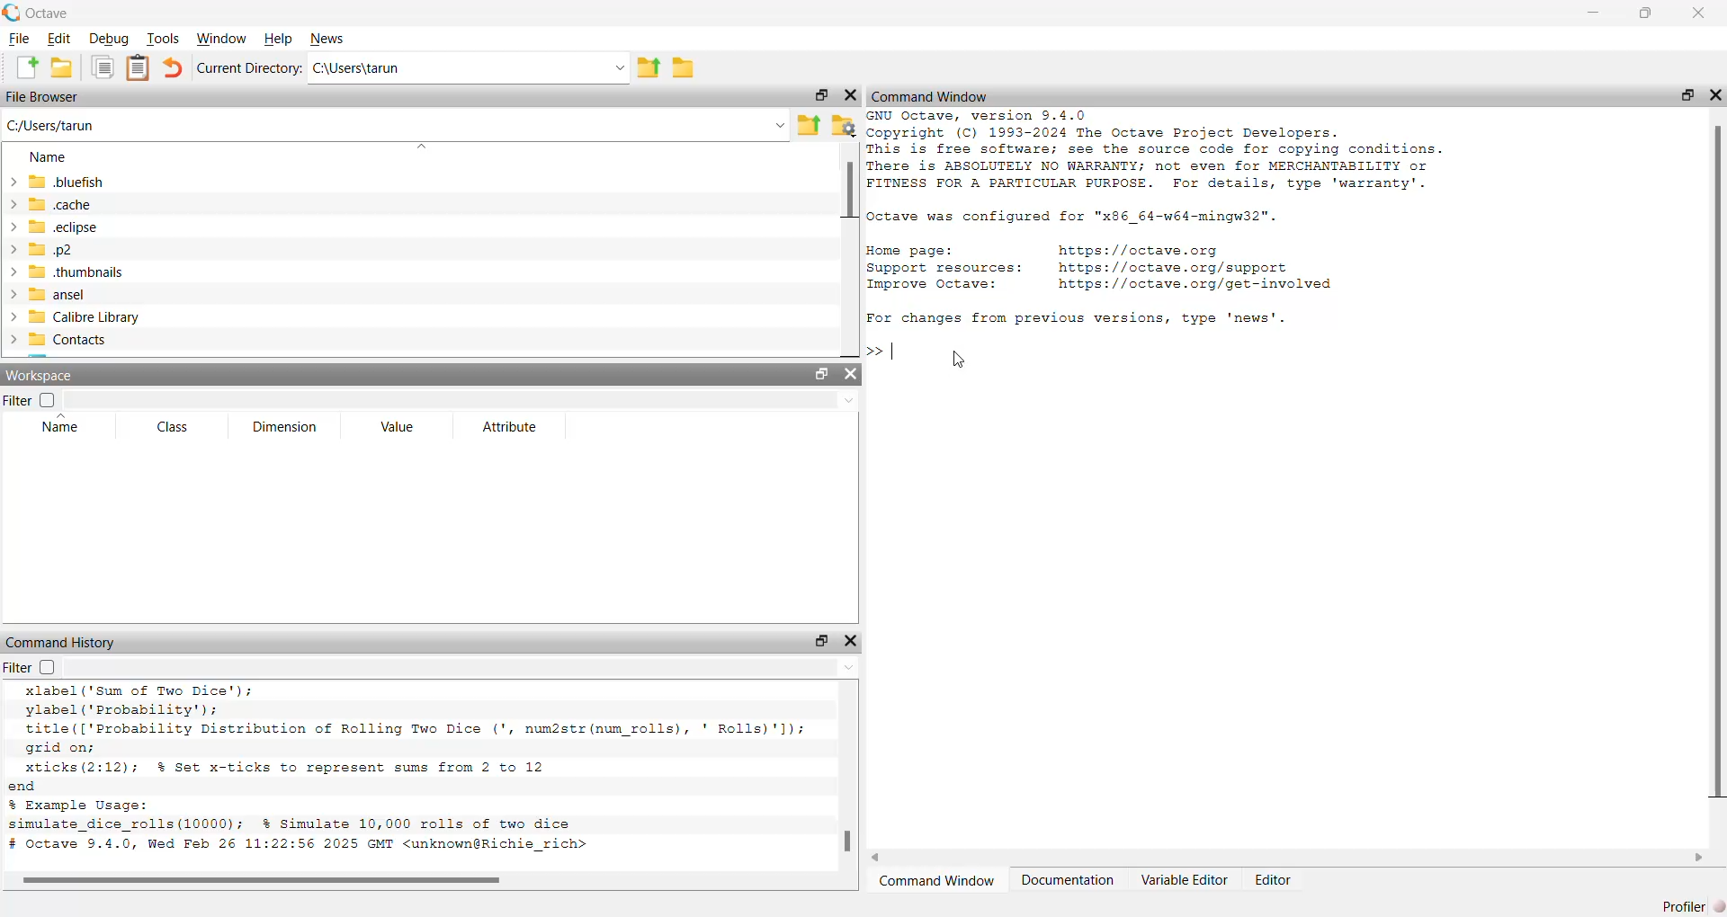 The width and height of the screenshot is (1727, 917). Describe the element at coordinates (1187, 241) in the screenshot. I see `GNU Octave, Version 9.4.0 § copyright (C) 1993-2024 The octave Project Developers.This is free software; see the source code for copying conditions.There is ABSOLUTELY NO WARRANTY; not even for MERCHANTABILITY orFITNESS FOR A PARTICULAR PURPOSE. For details, type 'warranty'.octave was configured for "x86_64-w64-mingw32".Home page: https://octave.orgSupport resources:  https://octave.org/supportImprove Octave: https://octave.org/get-involvedFor changes from previous versions, type 'news'.` at that location.